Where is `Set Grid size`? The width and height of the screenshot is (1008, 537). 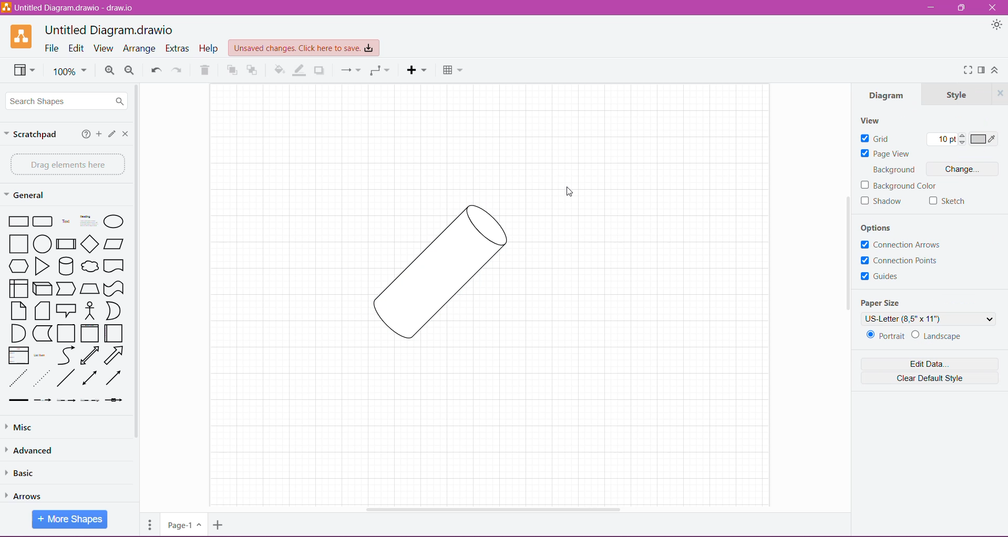 Set Grid size is located at coordinates (945, 140).